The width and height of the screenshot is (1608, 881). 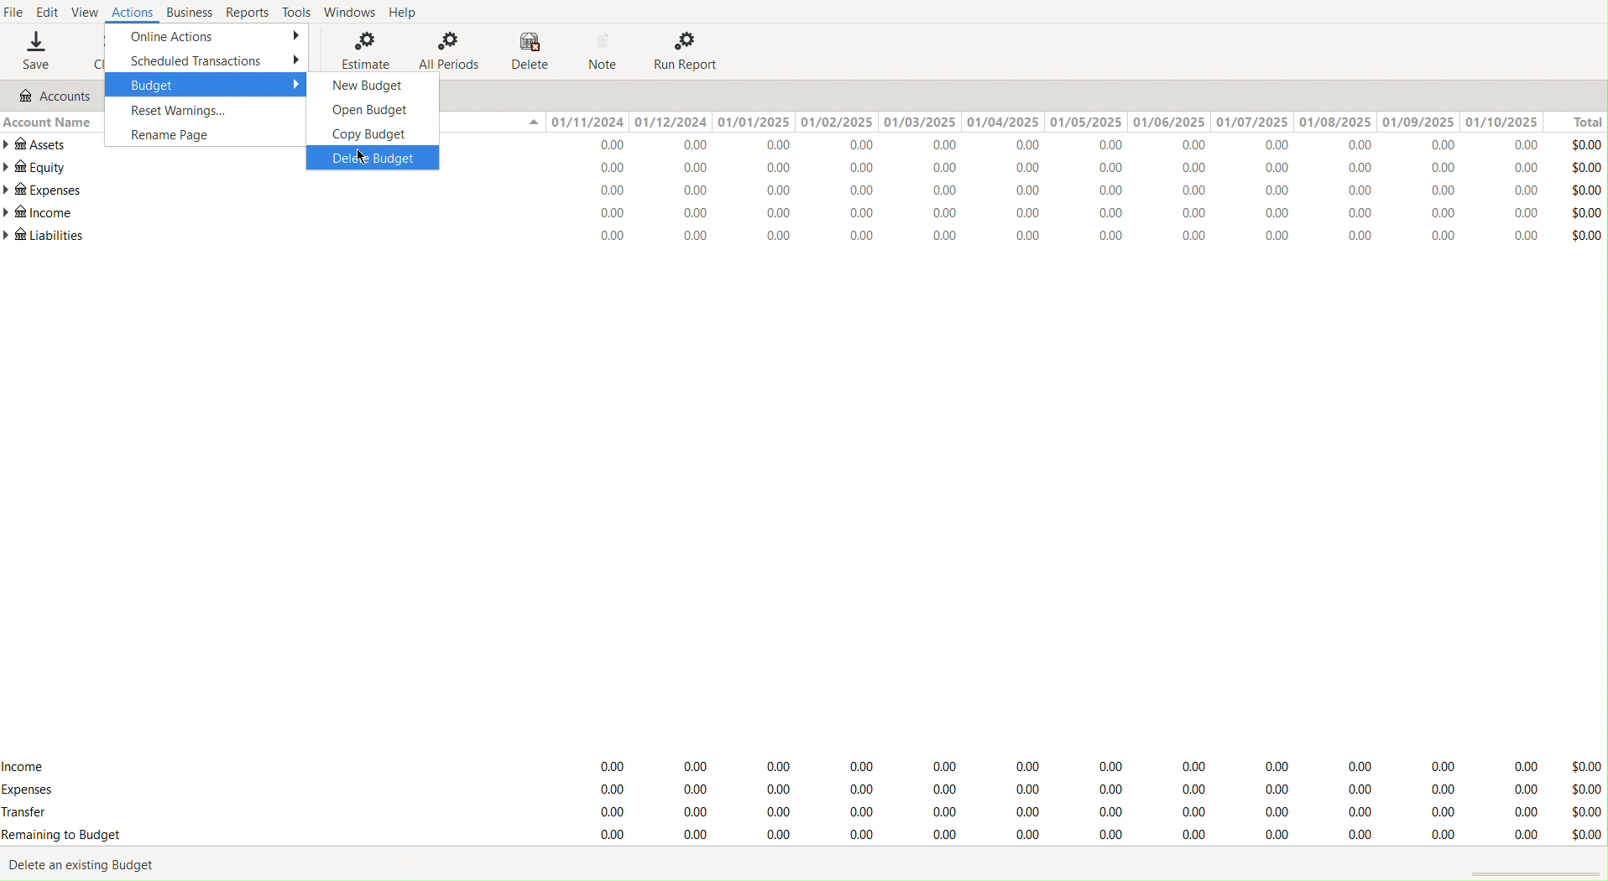 What do you see at coordinates (34, 814) in the screenshot?
I see `Transfer` at bounding box center [34, 814].